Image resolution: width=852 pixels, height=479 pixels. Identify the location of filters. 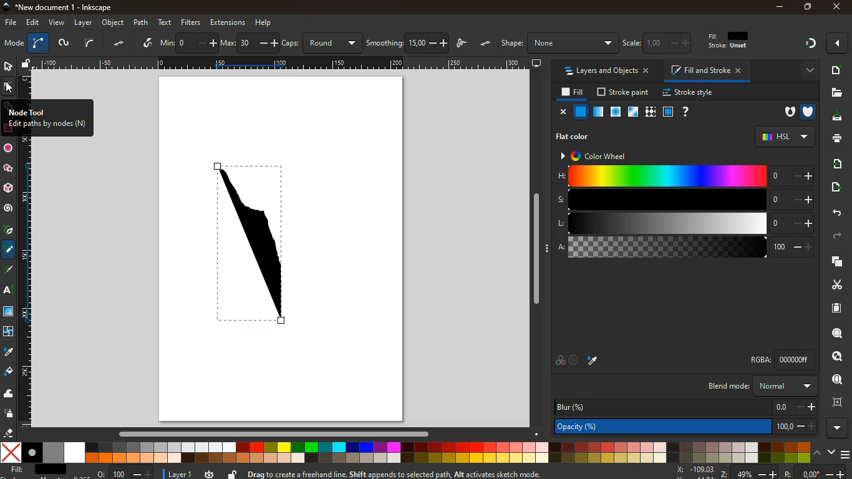
(193, 22).